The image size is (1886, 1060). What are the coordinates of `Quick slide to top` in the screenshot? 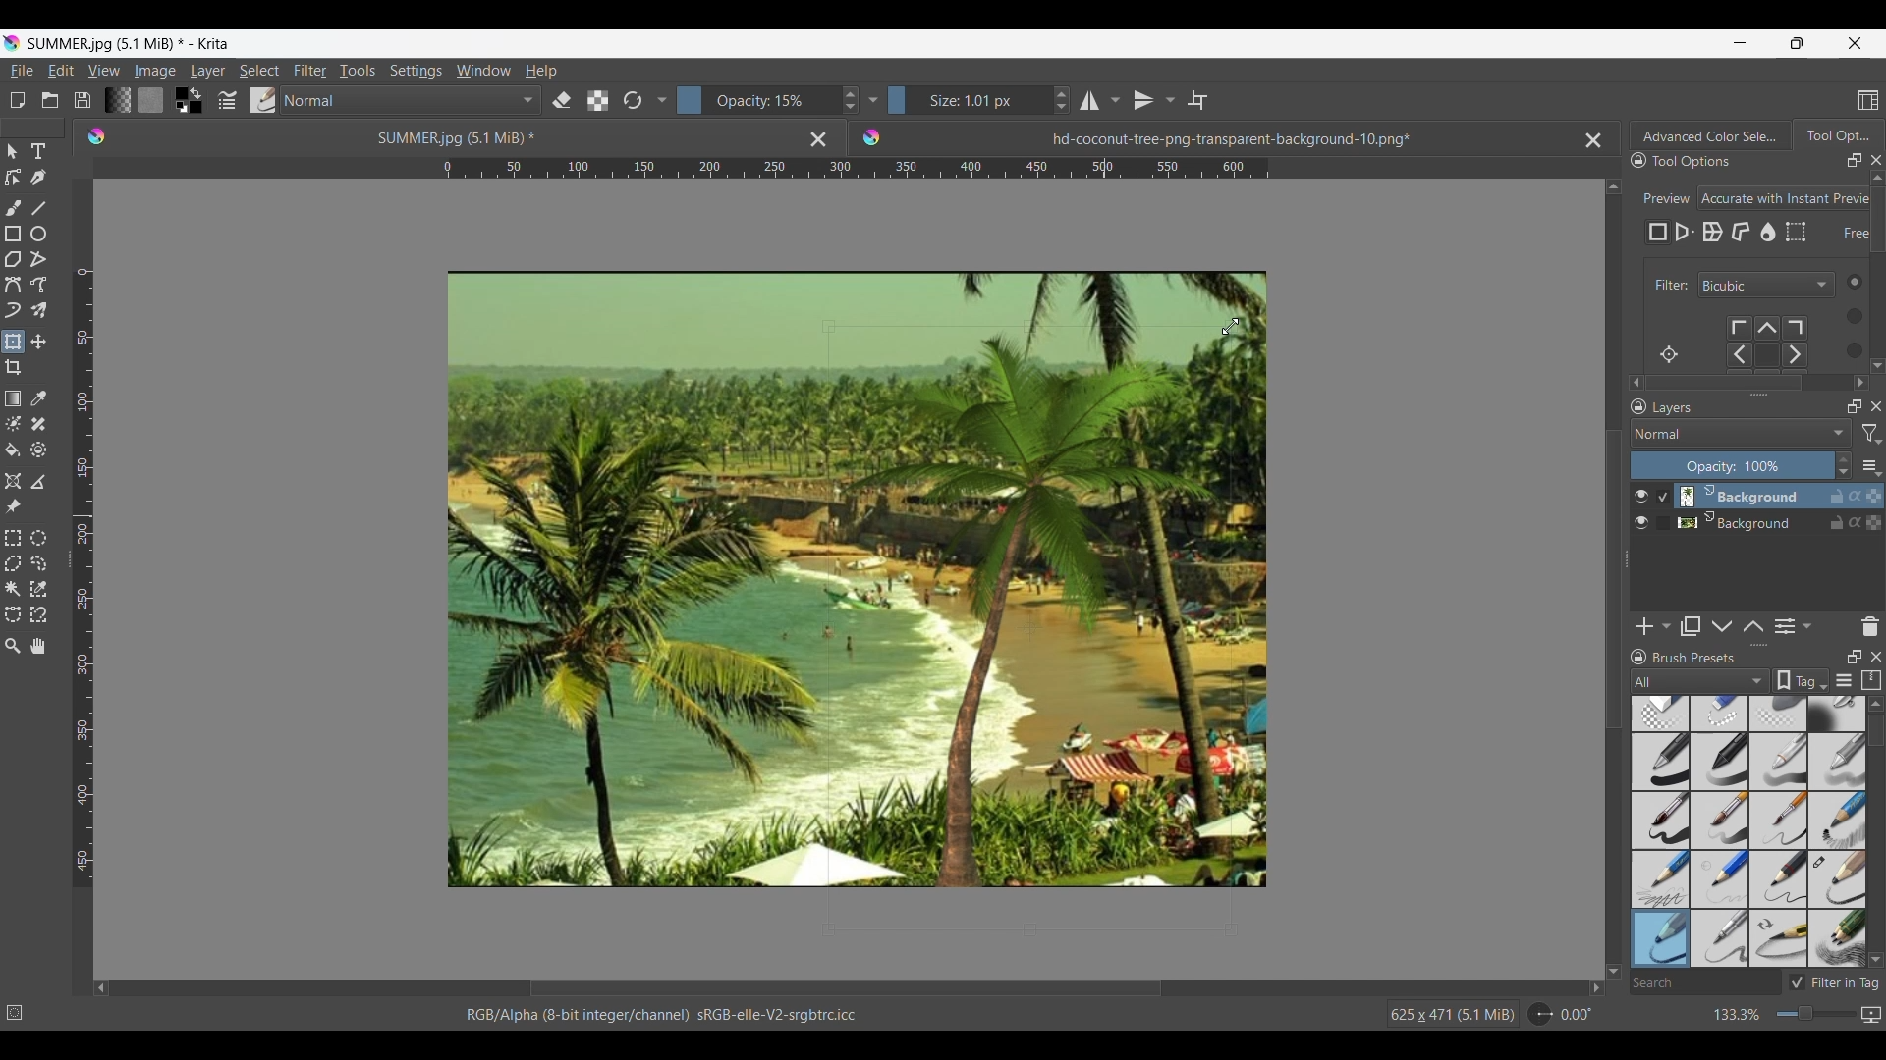 It's located at (1875, 704).